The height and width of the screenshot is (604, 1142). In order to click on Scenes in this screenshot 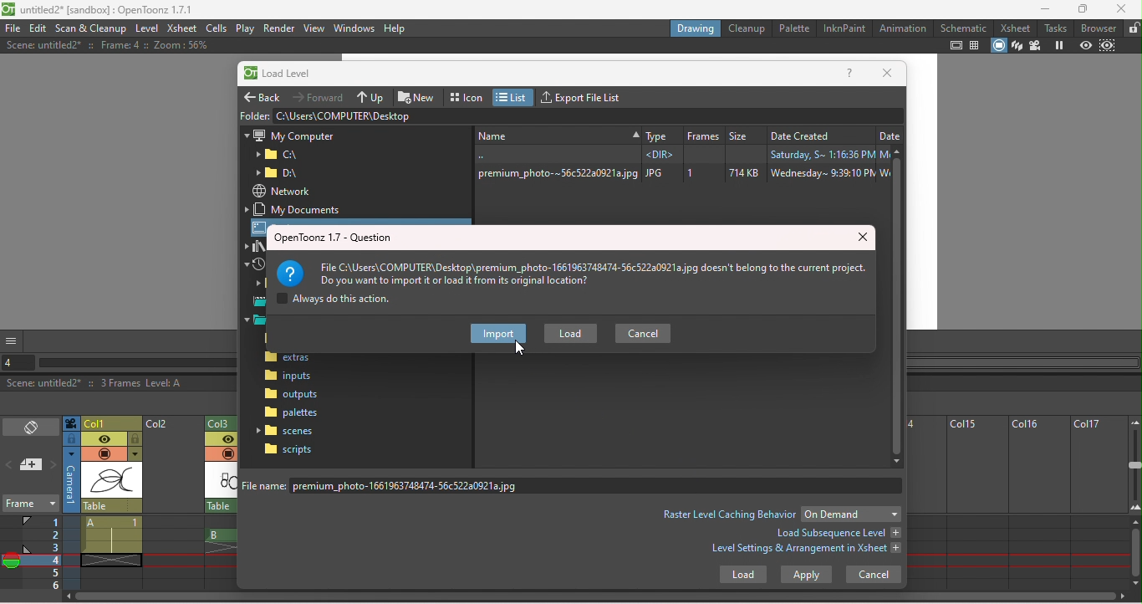, I will do `click(288, 430)`.